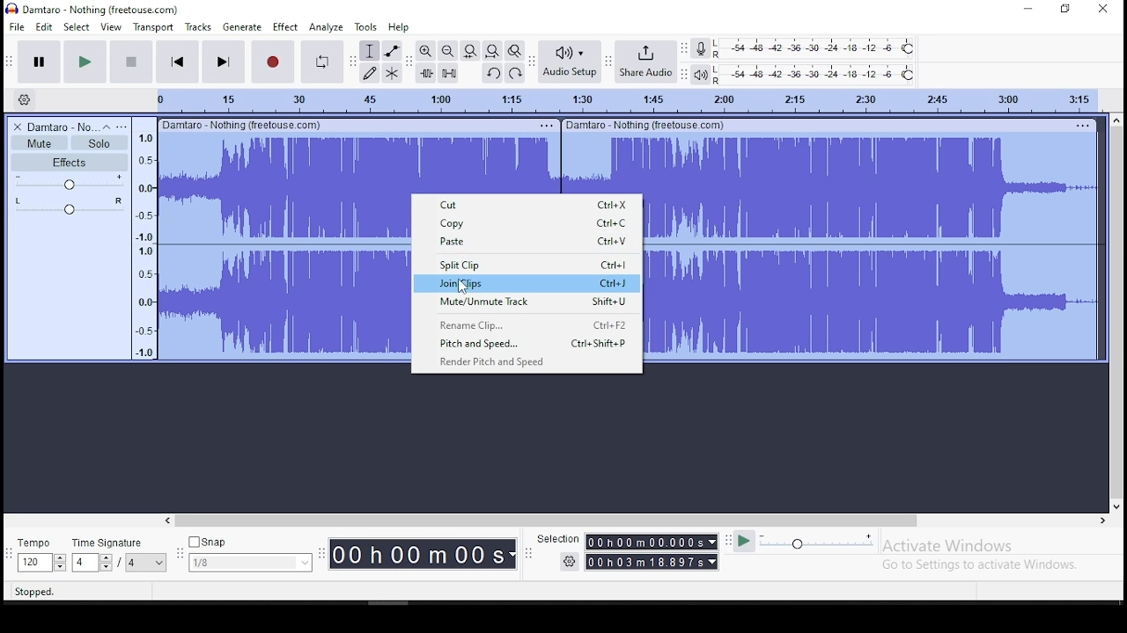 This screenshot has height=633, width=1127. Describe the element at coordinates (1101, 520) in the screenshot. I see `scroll right` at that location.